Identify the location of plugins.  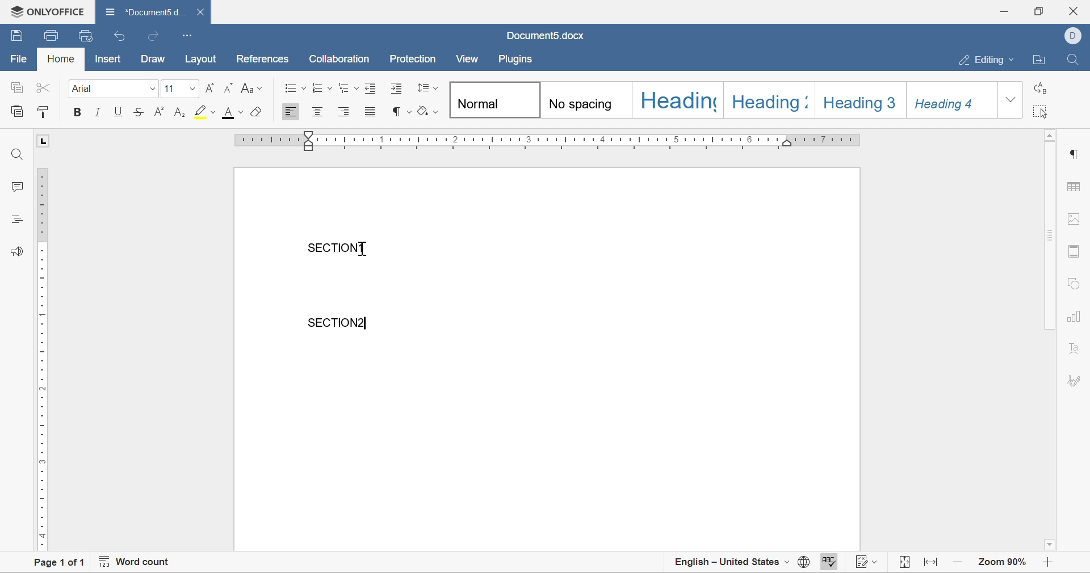
(516, 60).